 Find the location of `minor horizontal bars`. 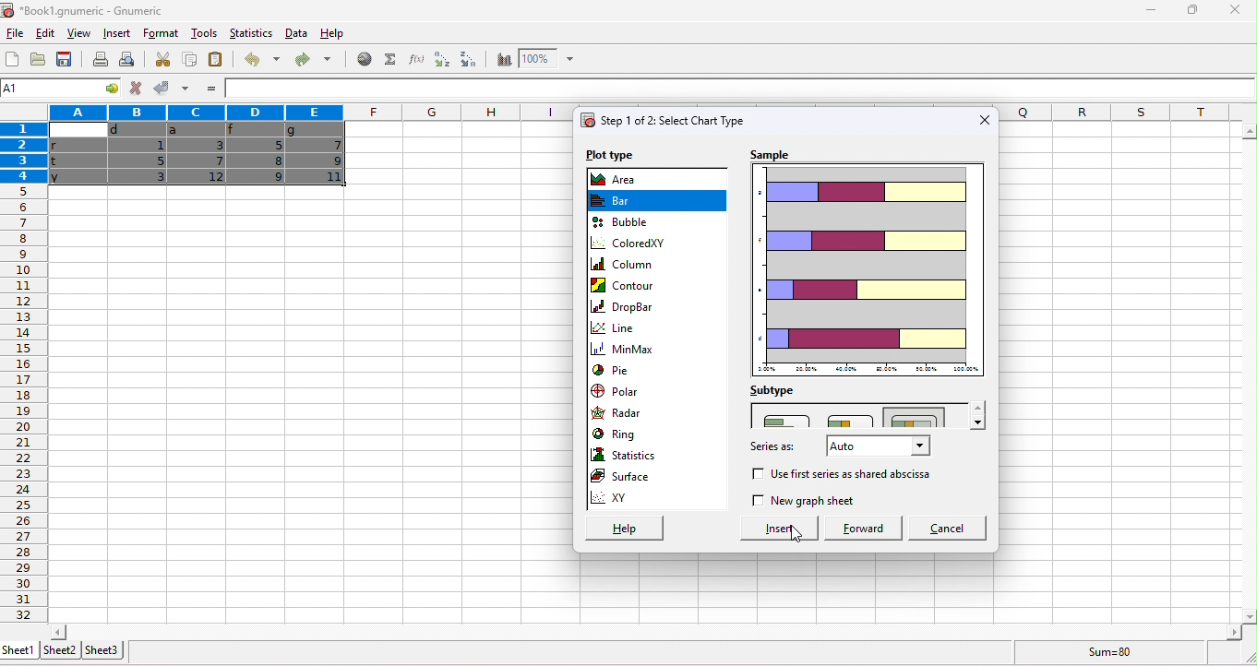

minor horizontal bars is located at coordinates (847, 420).